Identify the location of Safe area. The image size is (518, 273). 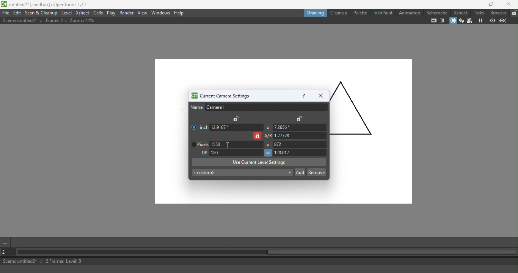
(434, 21).